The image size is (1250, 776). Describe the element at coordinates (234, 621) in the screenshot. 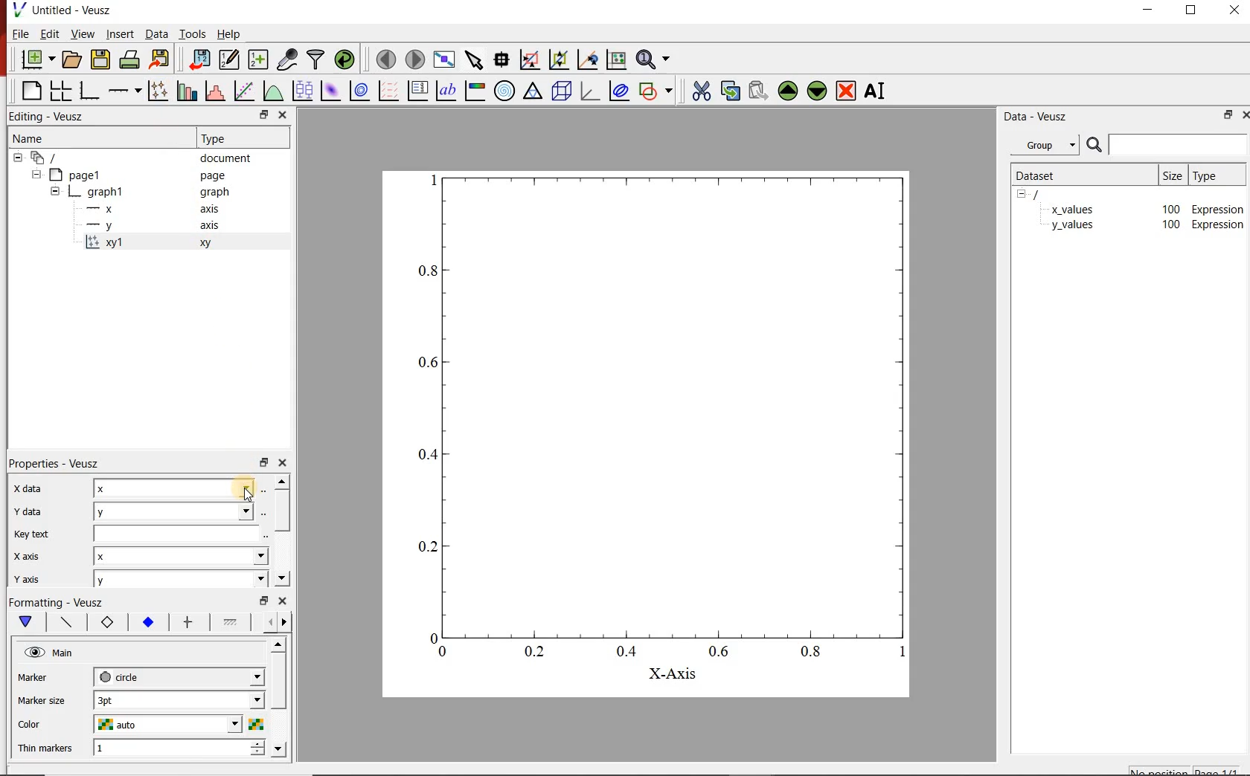

I see `fill 1` at that location.